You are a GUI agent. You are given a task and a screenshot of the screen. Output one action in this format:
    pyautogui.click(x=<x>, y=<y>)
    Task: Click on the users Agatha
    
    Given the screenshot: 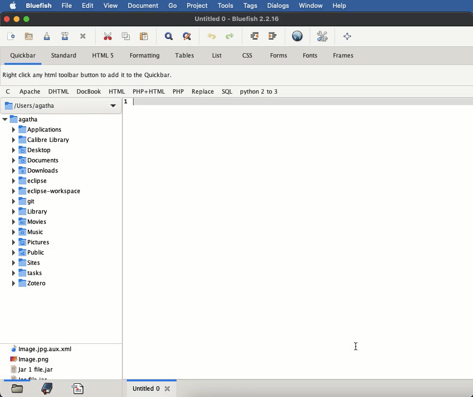 What is the action you would take?
    pyautogui.click(x=60, y=103)
    